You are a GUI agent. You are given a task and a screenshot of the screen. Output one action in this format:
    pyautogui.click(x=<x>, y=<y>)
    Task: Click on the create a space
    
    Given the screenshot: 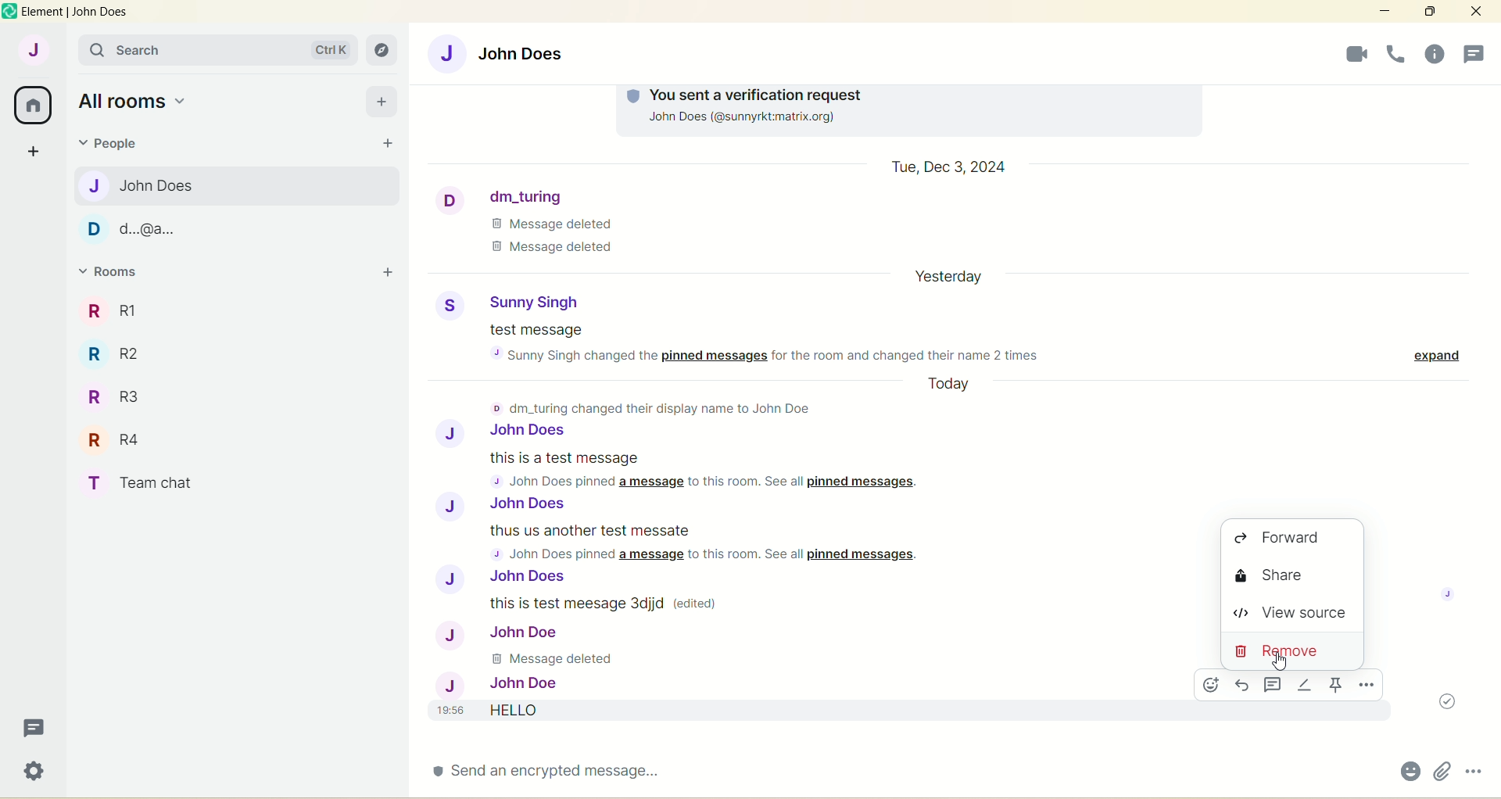 What is the action you would take?
    pyautogui.click(x=34, y=152)
    